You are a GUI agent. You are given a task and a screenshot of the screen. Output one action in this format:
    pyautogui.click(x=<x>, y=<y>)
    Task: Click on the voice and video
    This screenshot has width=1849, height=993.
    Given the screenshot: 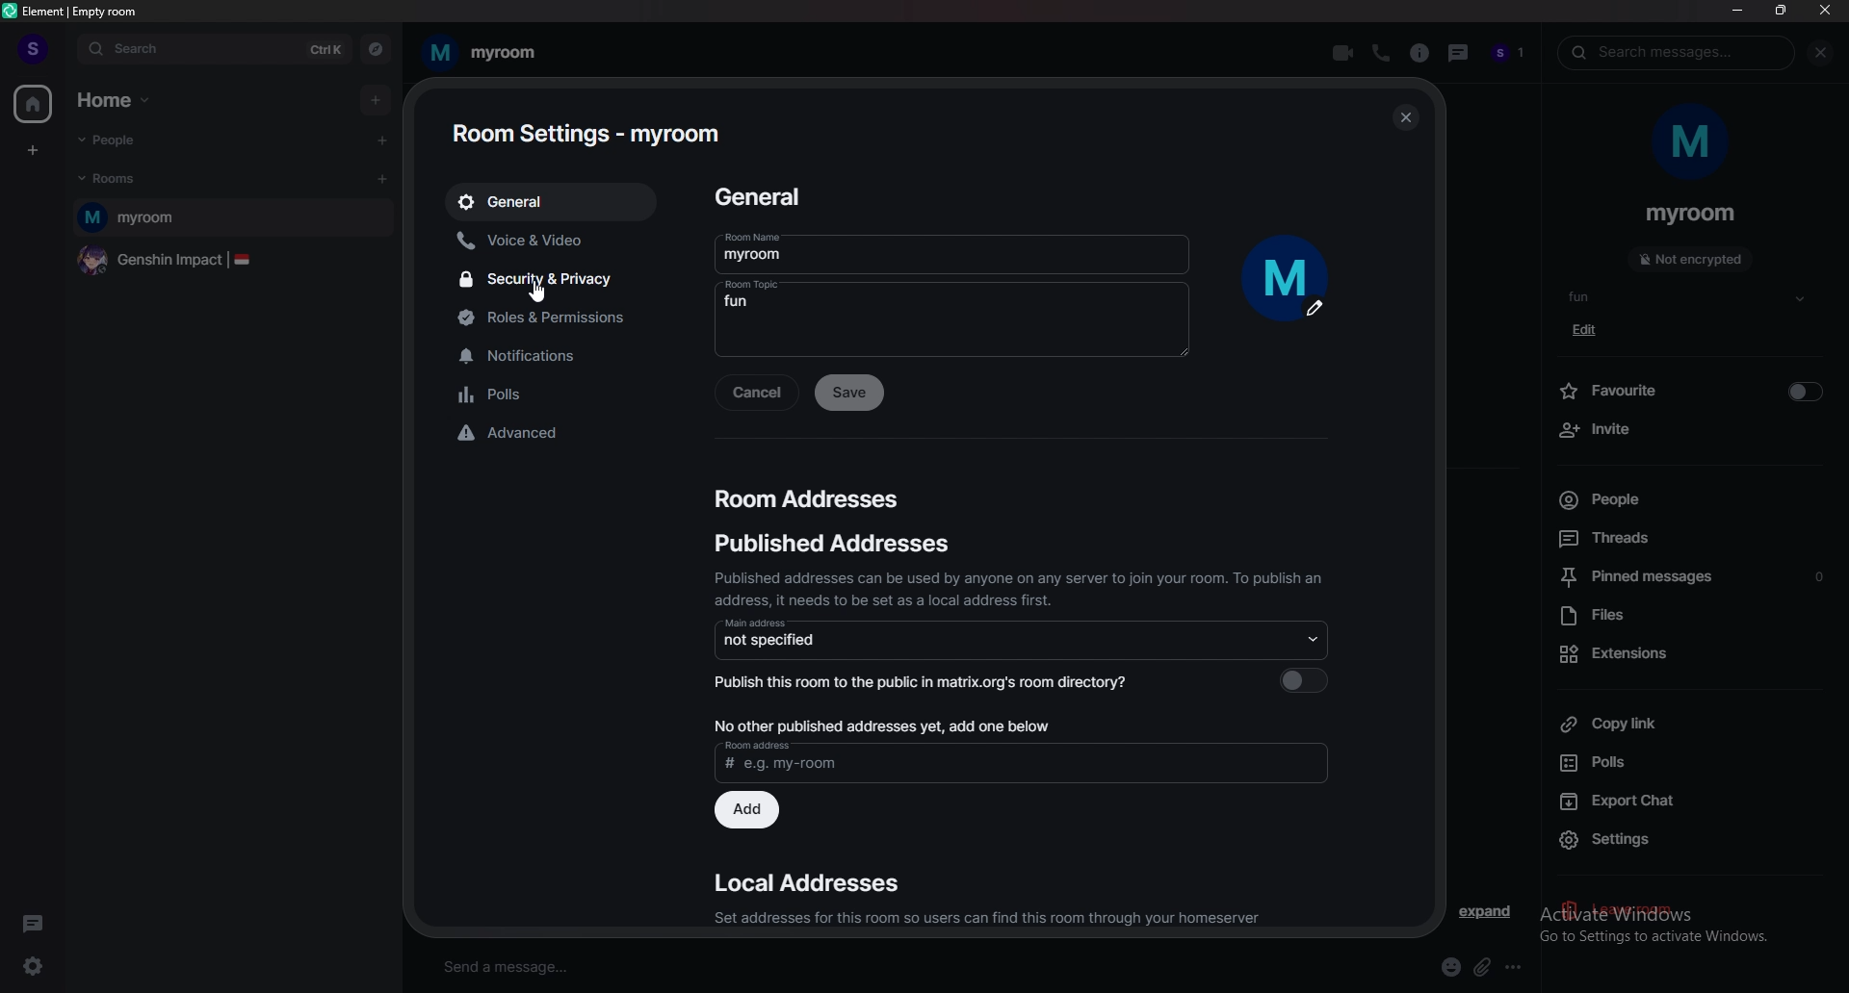 What is the action you would take?
    pyautogui.click(x=541, y=242)
    